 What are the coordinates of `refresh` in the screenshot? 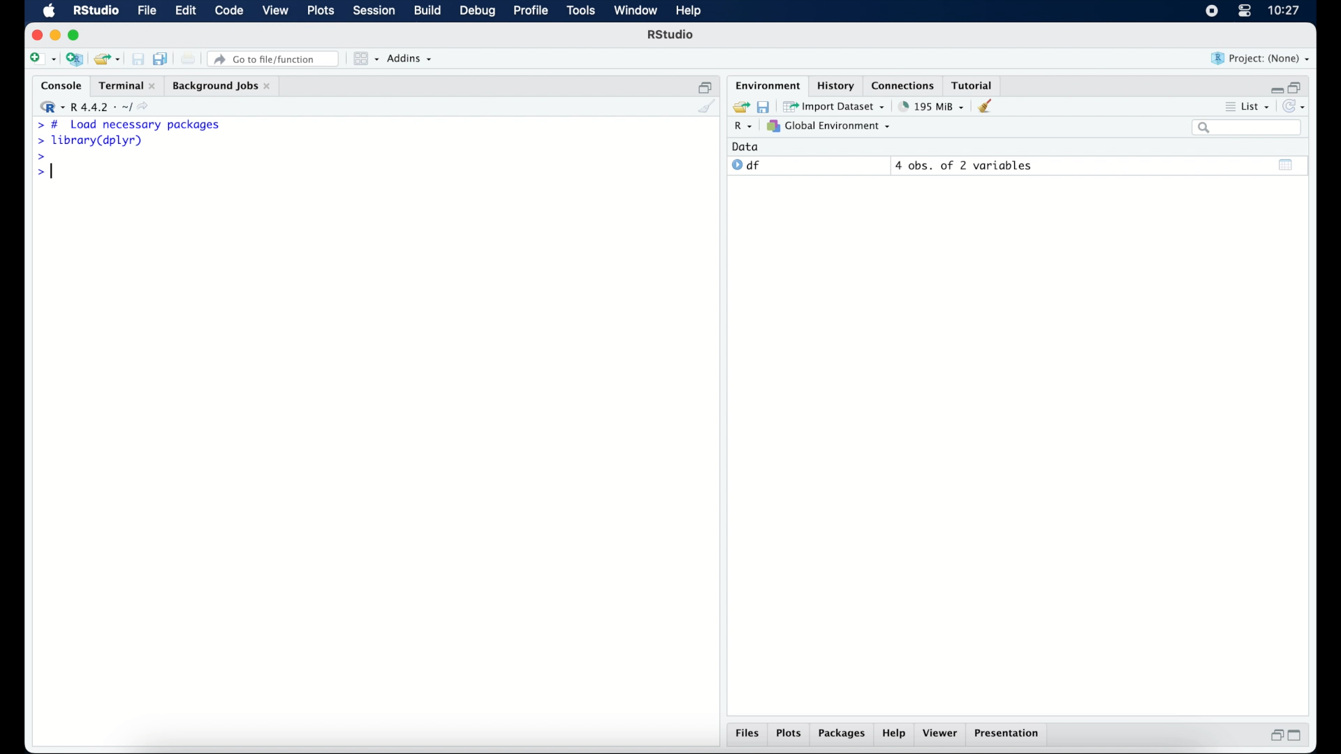 It's located at (1296, 108).